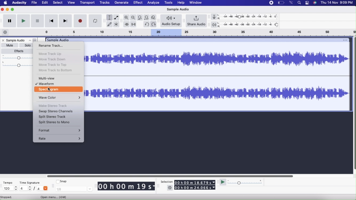  What do you see at coordinates (140, 17) in the screenshot?
I see `Fit selection to width` at bounding box center [140, 17].